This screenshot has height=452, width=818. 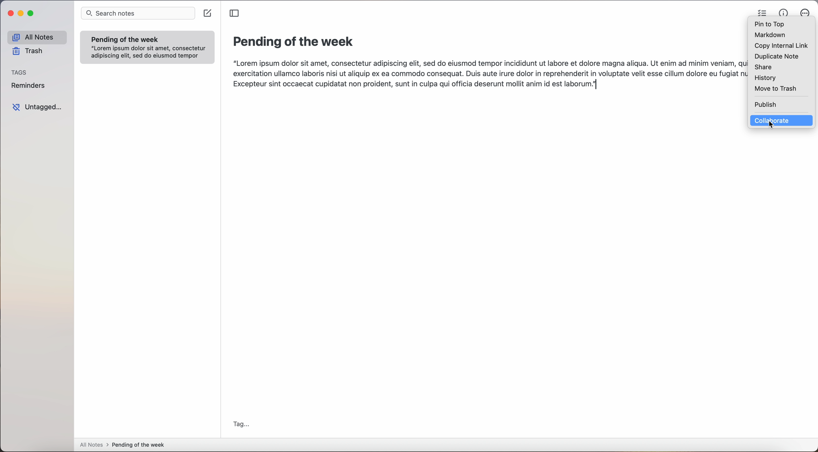 What do you see at coordinates (37, 37) in the screenshot?
I see `all notes` at bounding box center [37, 37].